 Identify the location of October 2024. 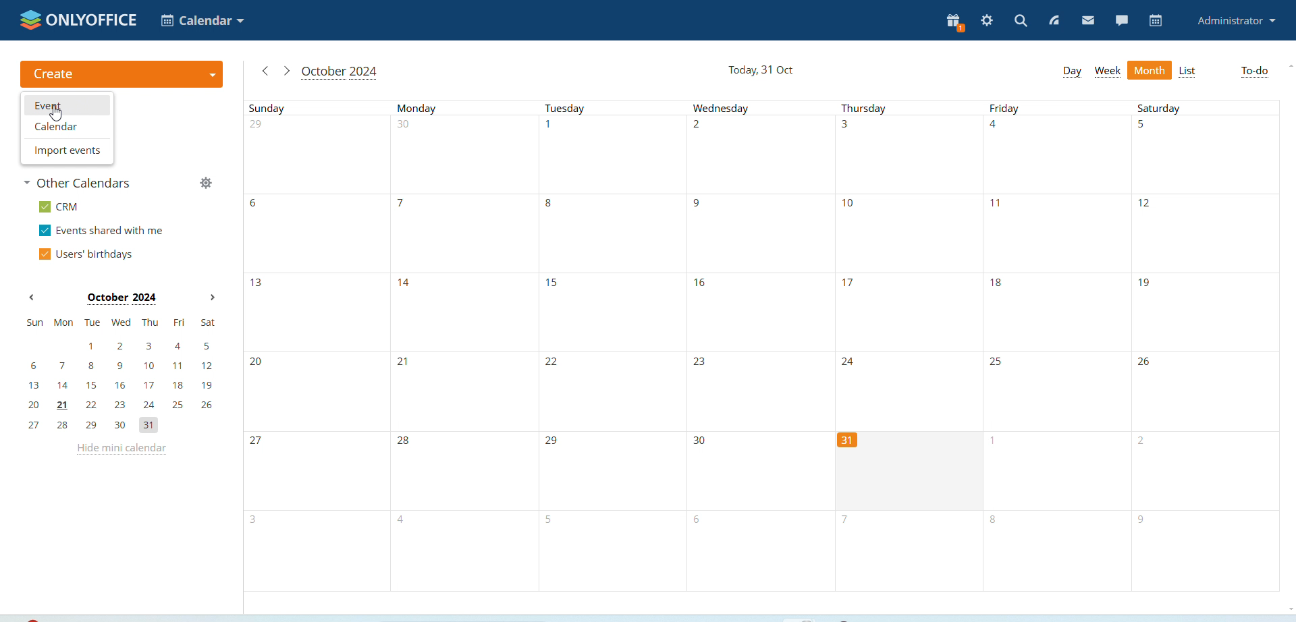
(350, 72).